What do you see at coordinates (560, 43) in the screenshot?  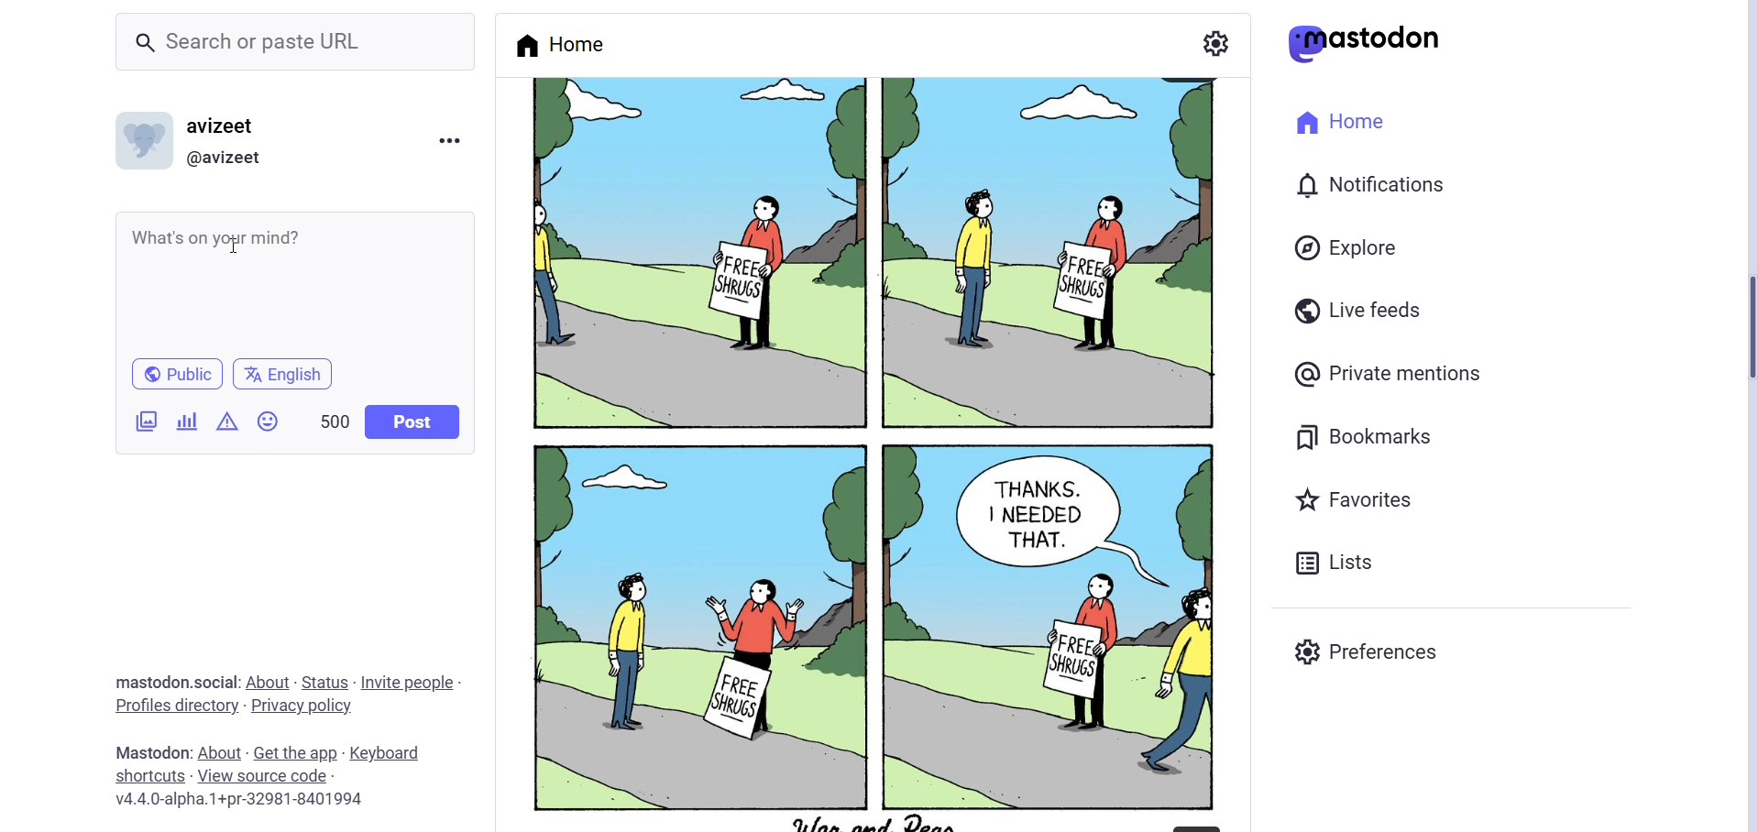 I see `Home` at bounding box center [560, 43].